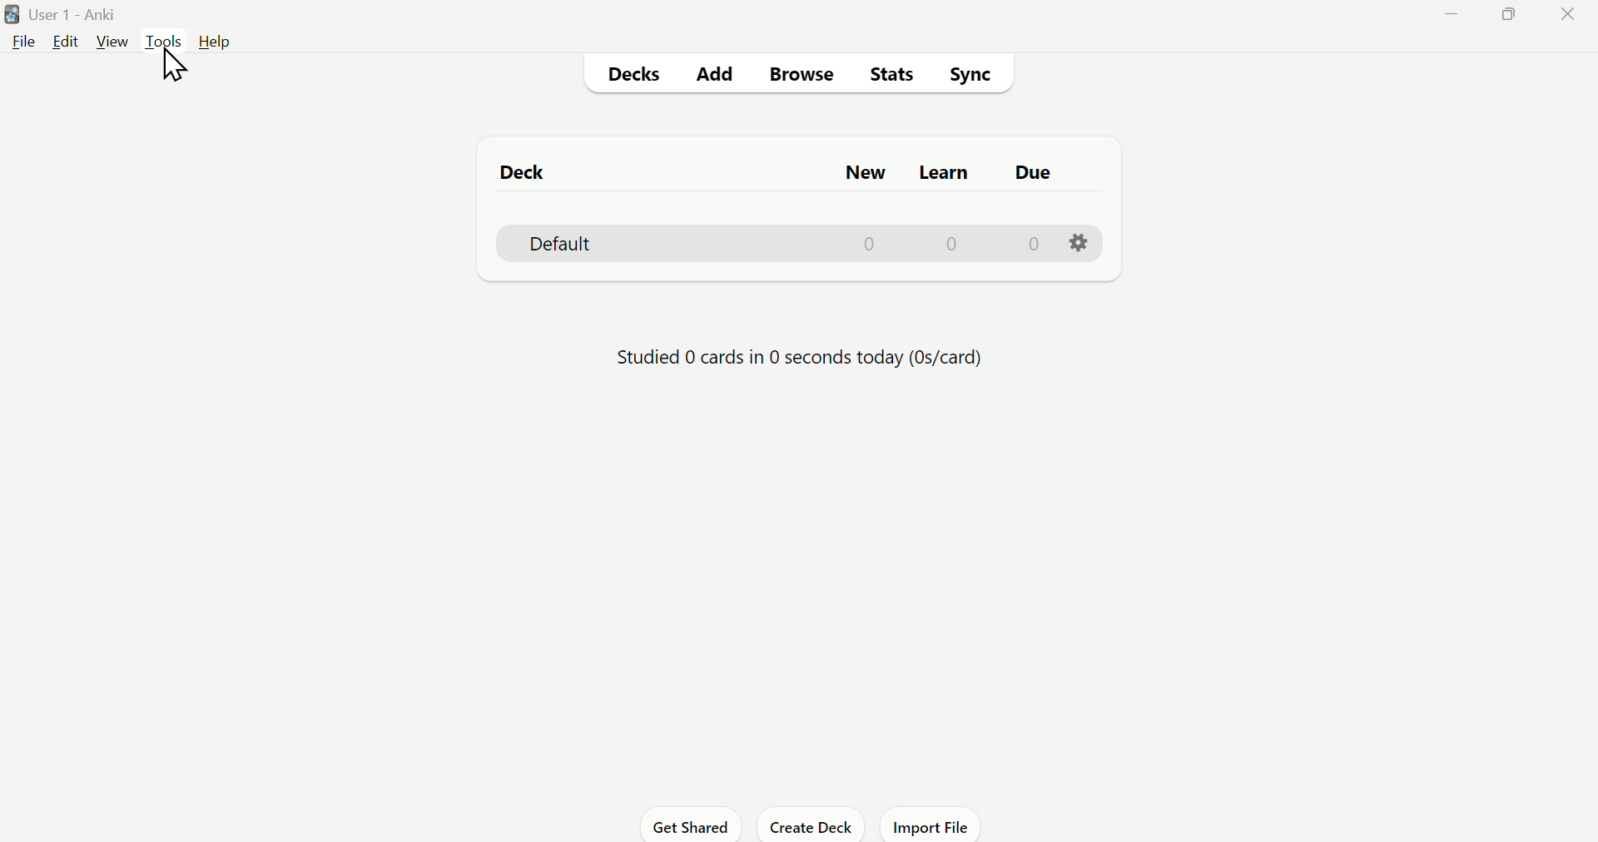  What do you see at coordinates (1032, 242) in the screenshot?
I see `0` at bounding box center [1032, 242].